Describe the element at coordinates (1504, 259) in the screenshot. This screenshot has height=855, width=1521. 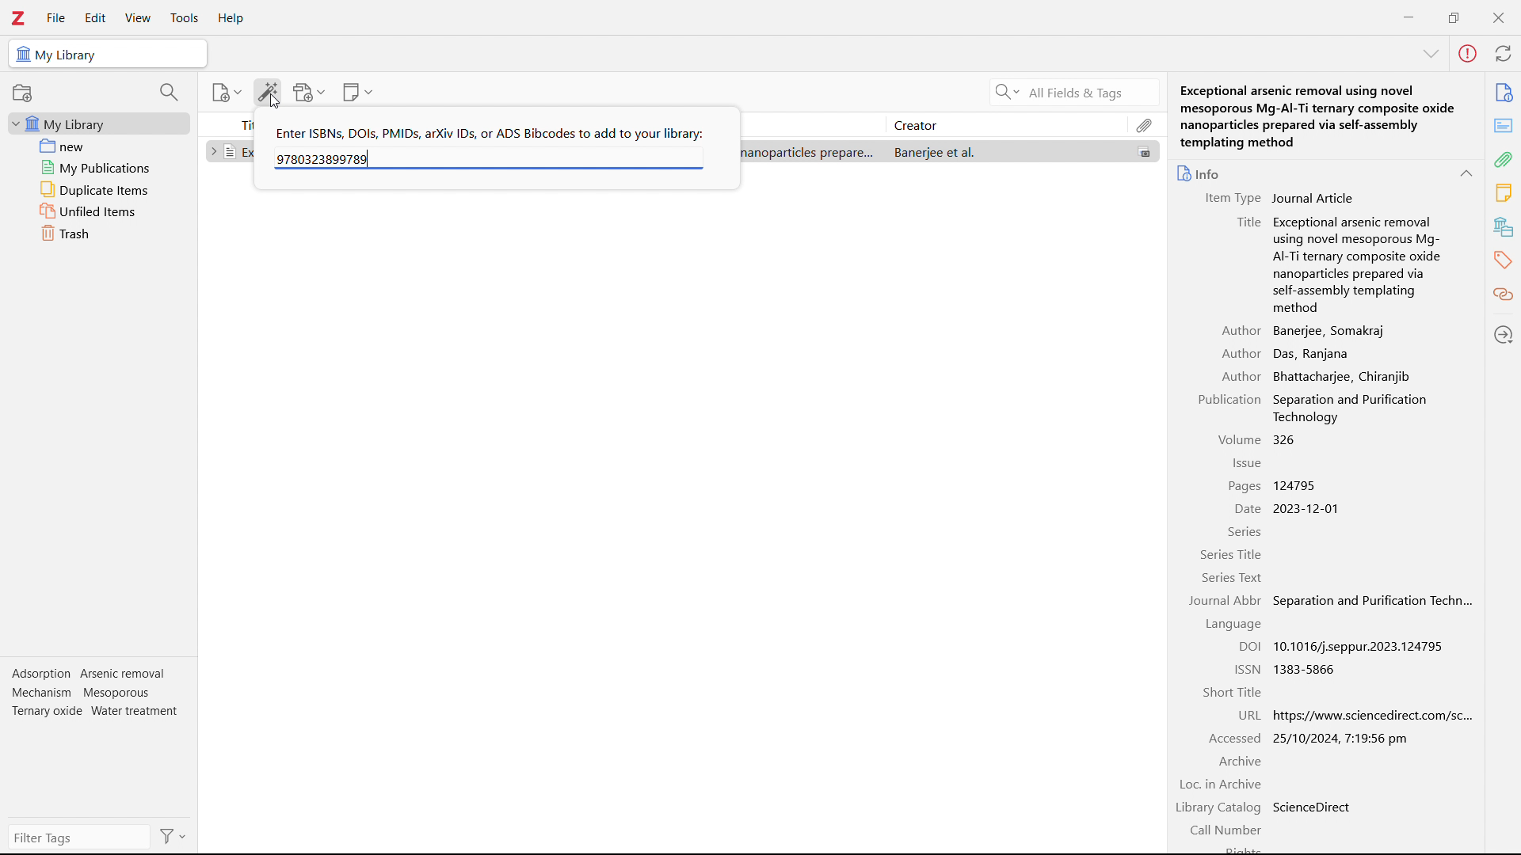
I see `tags` at that location.